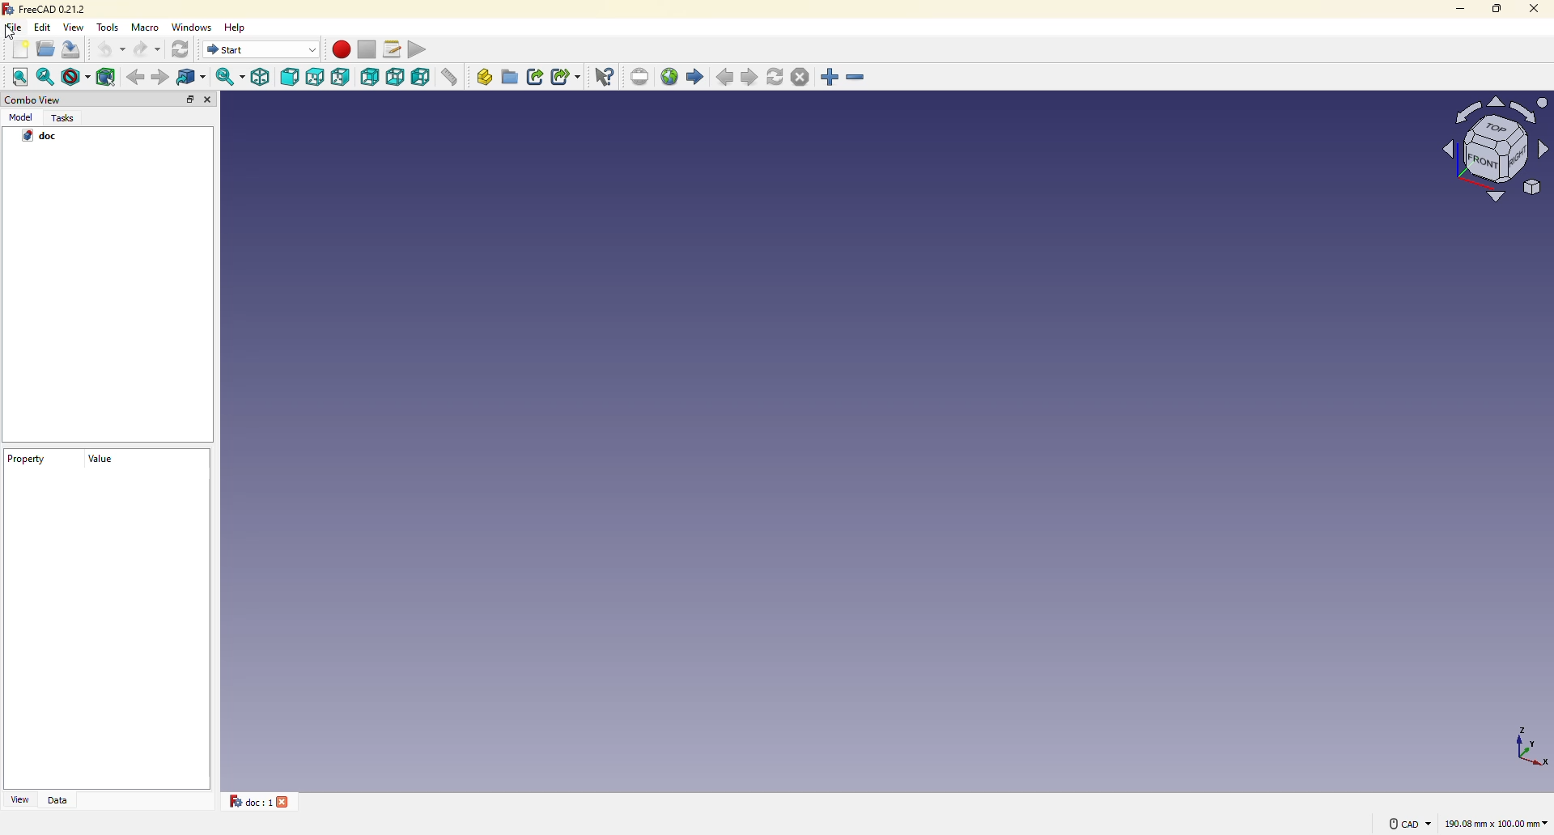  What do you see at coordinates (537, 77) in the screenshot?
I see `make link` at bounding box center [537, 77].